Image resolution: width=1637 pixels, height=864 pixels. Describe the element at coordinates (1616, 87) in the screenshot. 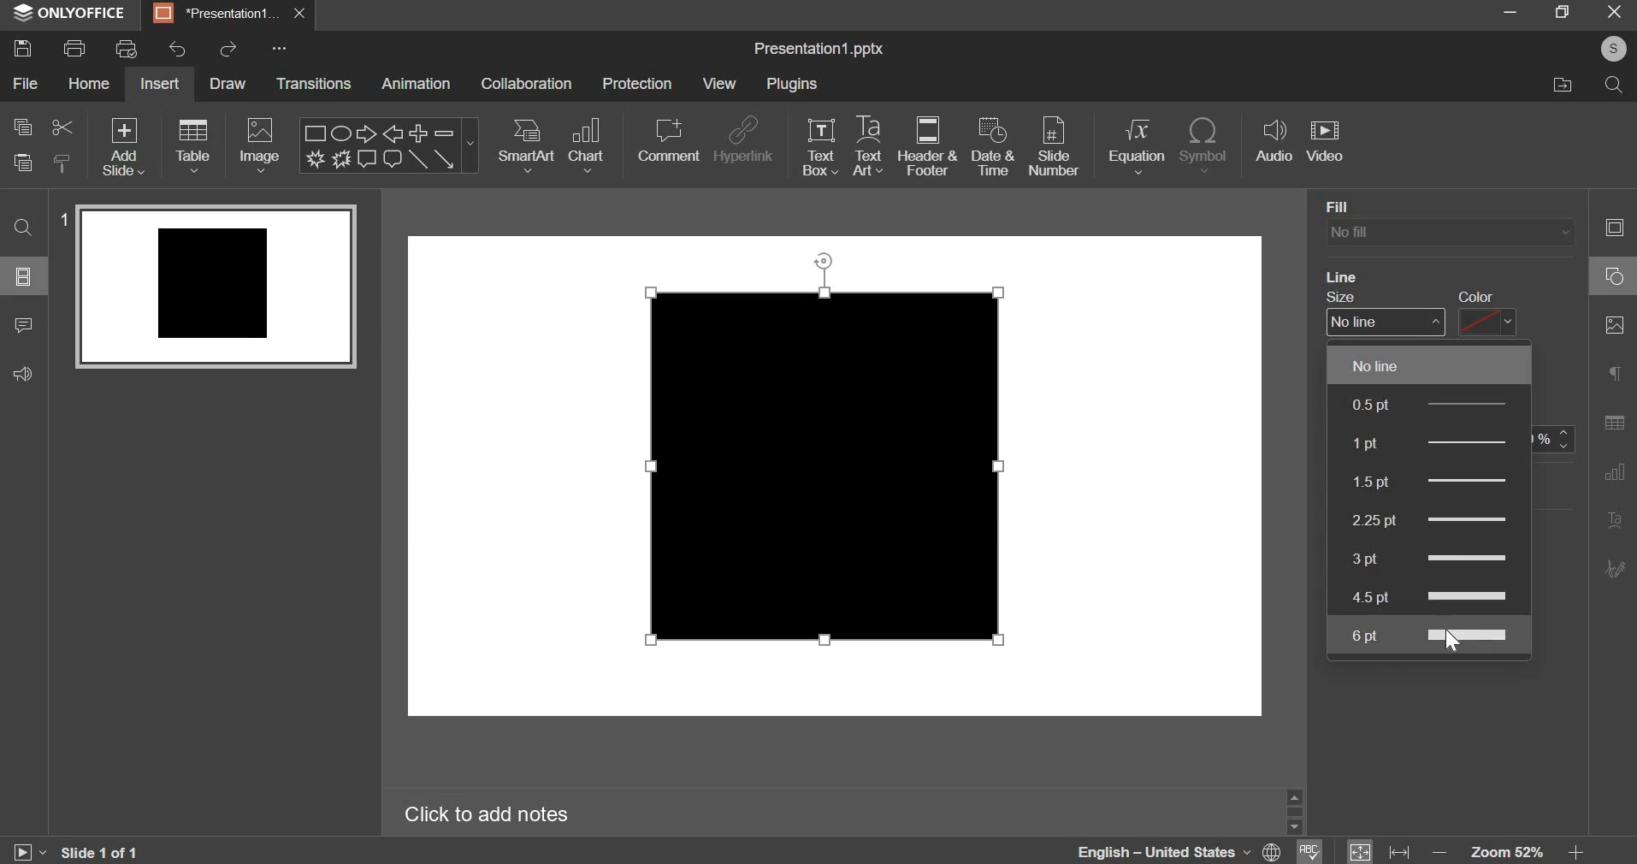

I see `search` at that location.